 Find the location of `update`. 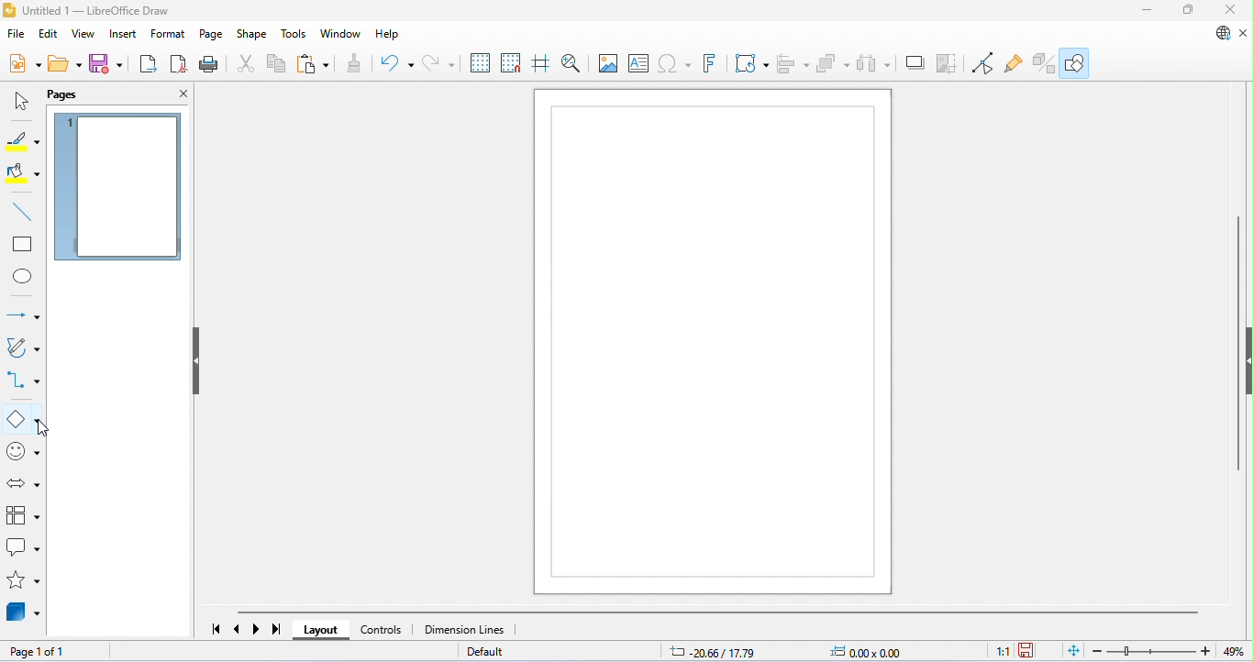

update is located at coordinates (1224, 33).